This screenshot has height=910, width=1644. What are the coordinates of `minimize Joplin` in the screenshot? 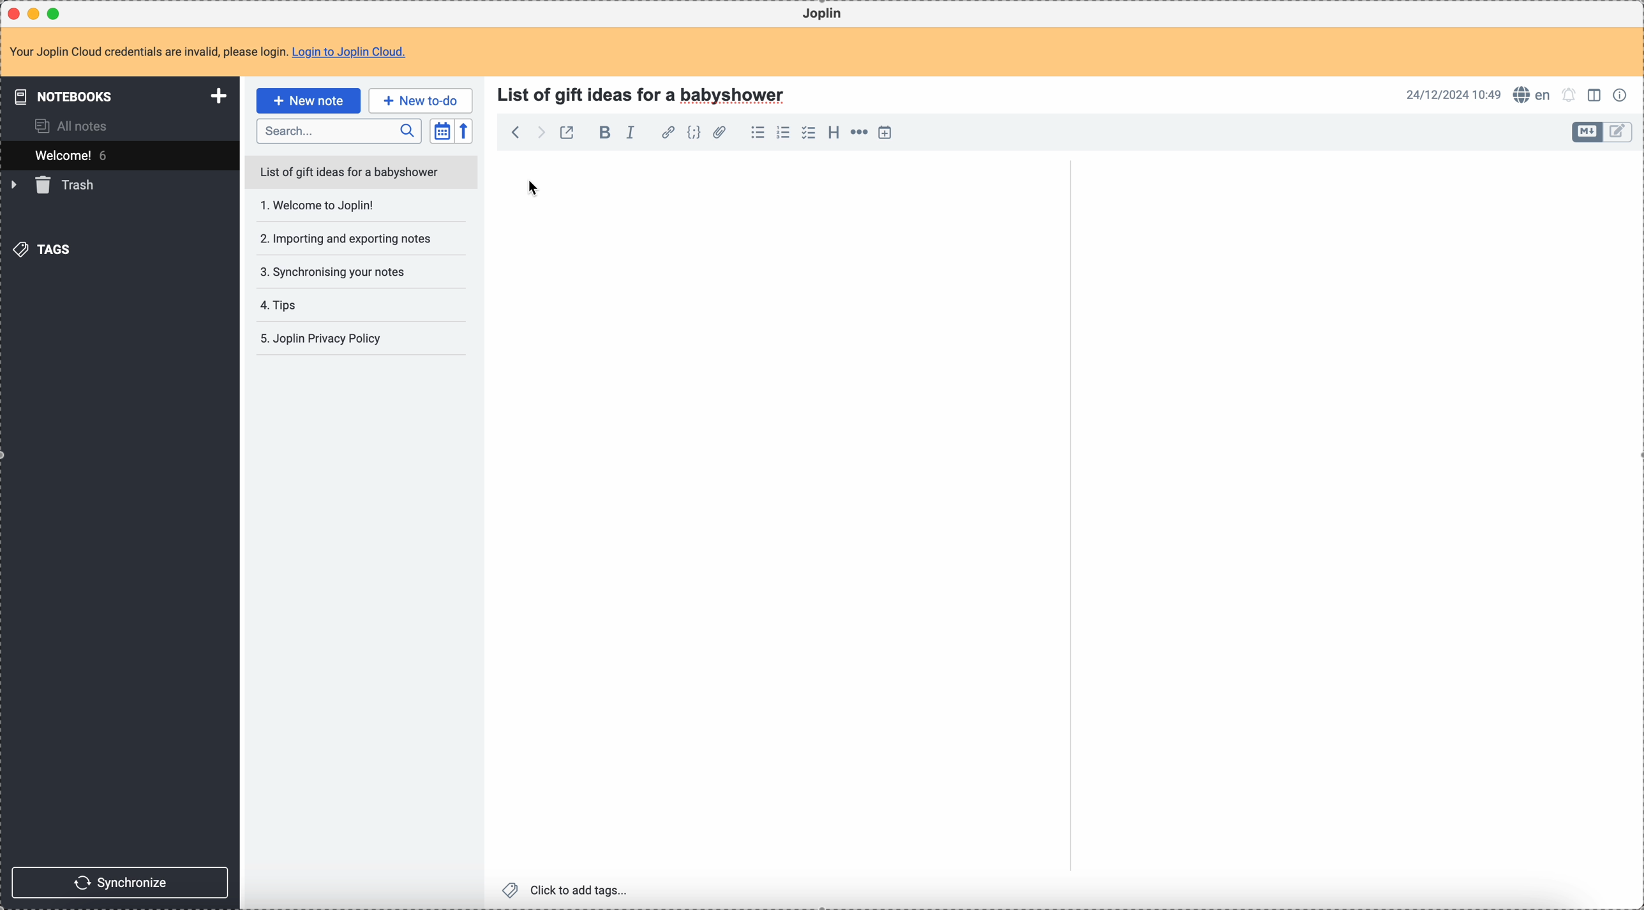 It's located at (36, 13).